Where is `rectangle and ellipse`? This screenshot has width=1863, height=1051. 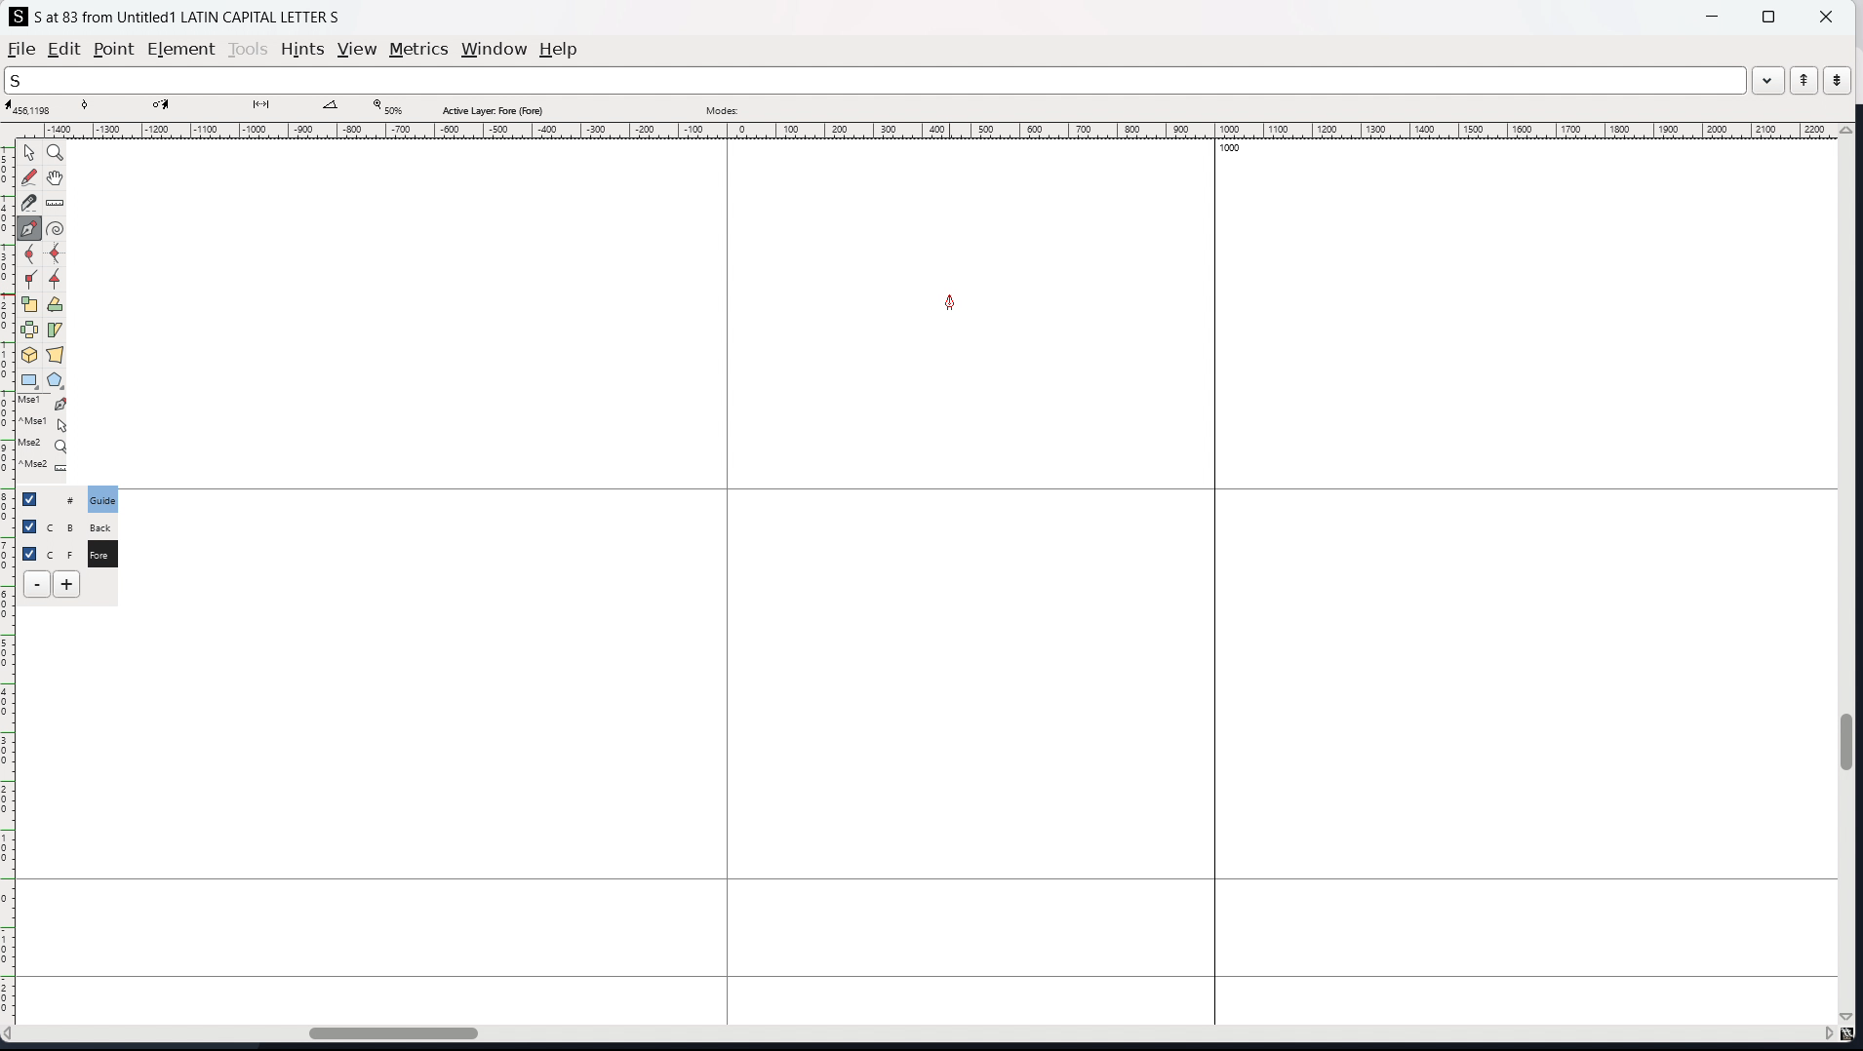 rectangle and ellipse is located at coordinates (30, 381).